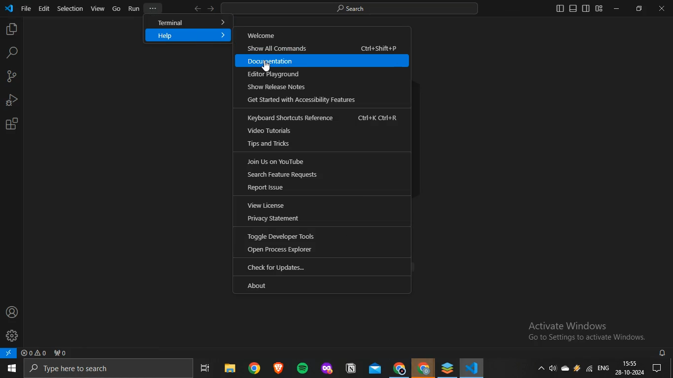 This screenshot has width=673, height=378. Describe the element at coordinates (321, 268) in the screenshot. I see `Check for Updates...` at that location.